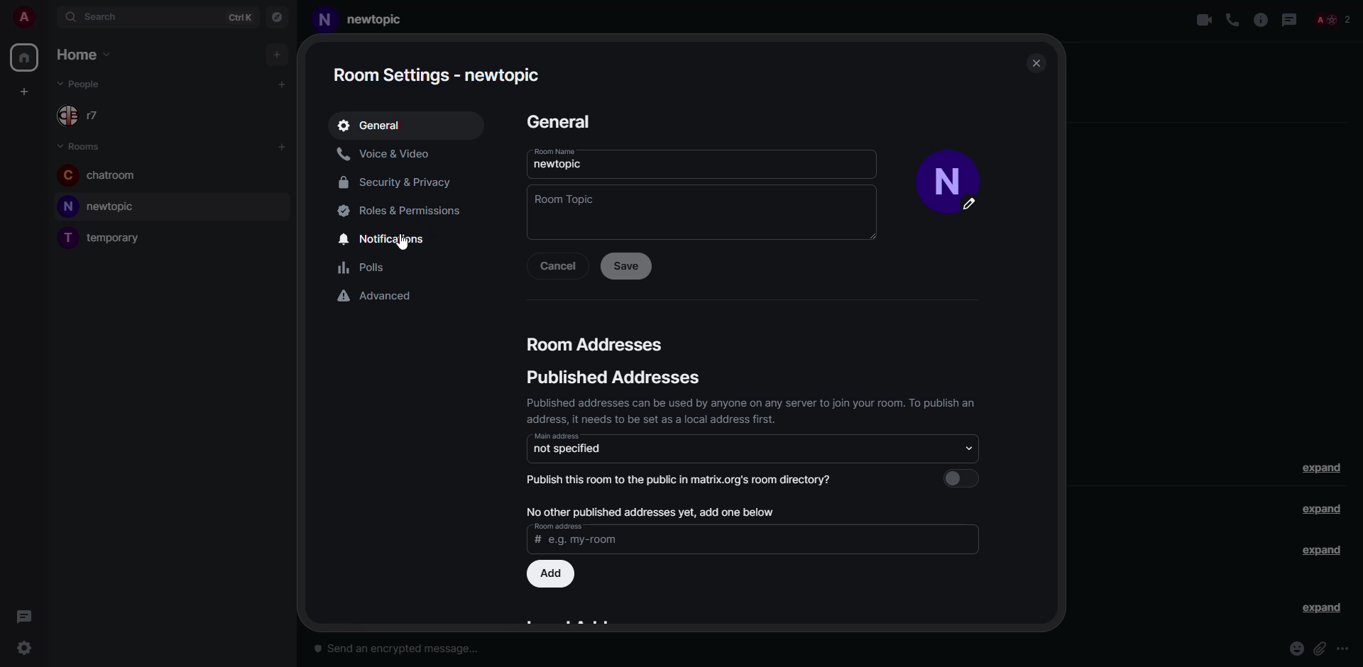  I want to click on select, so click(971, 448).